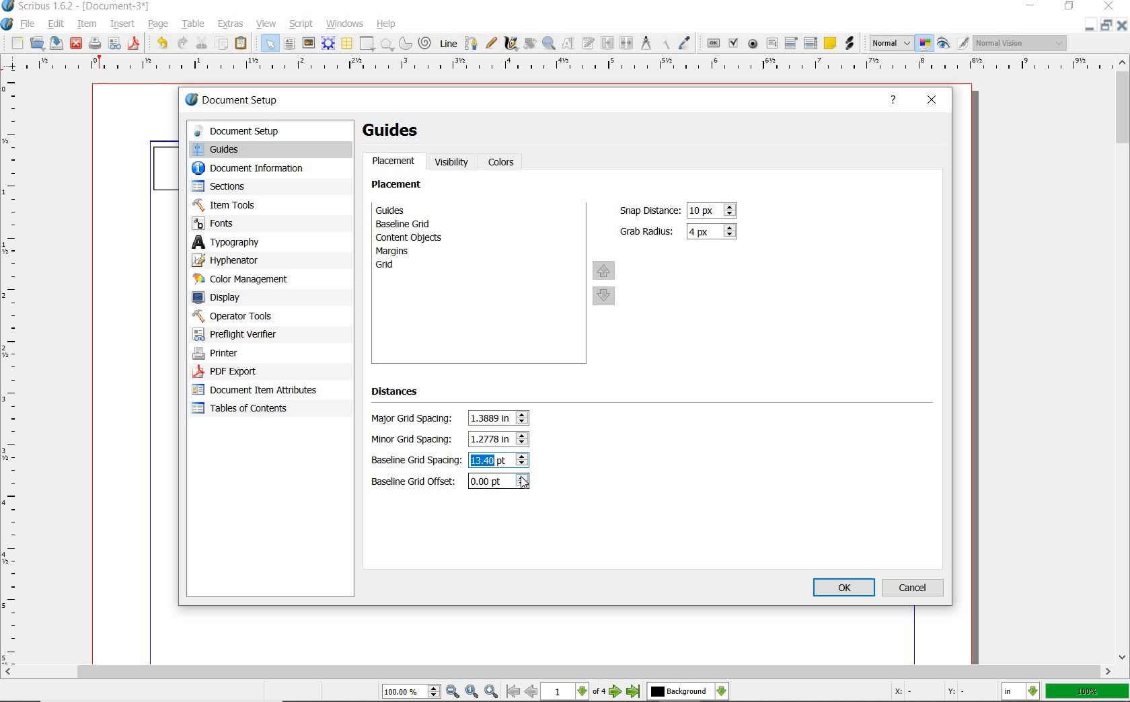 This screenshot has width=1130, height=702. I want to click on pdf-export, so click(255, 372).